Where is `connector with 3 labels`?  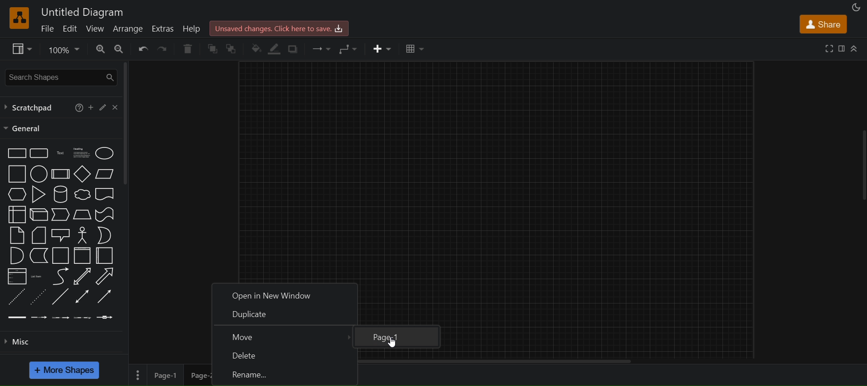 connector with 3 labels is located at coordinates (81, 317).